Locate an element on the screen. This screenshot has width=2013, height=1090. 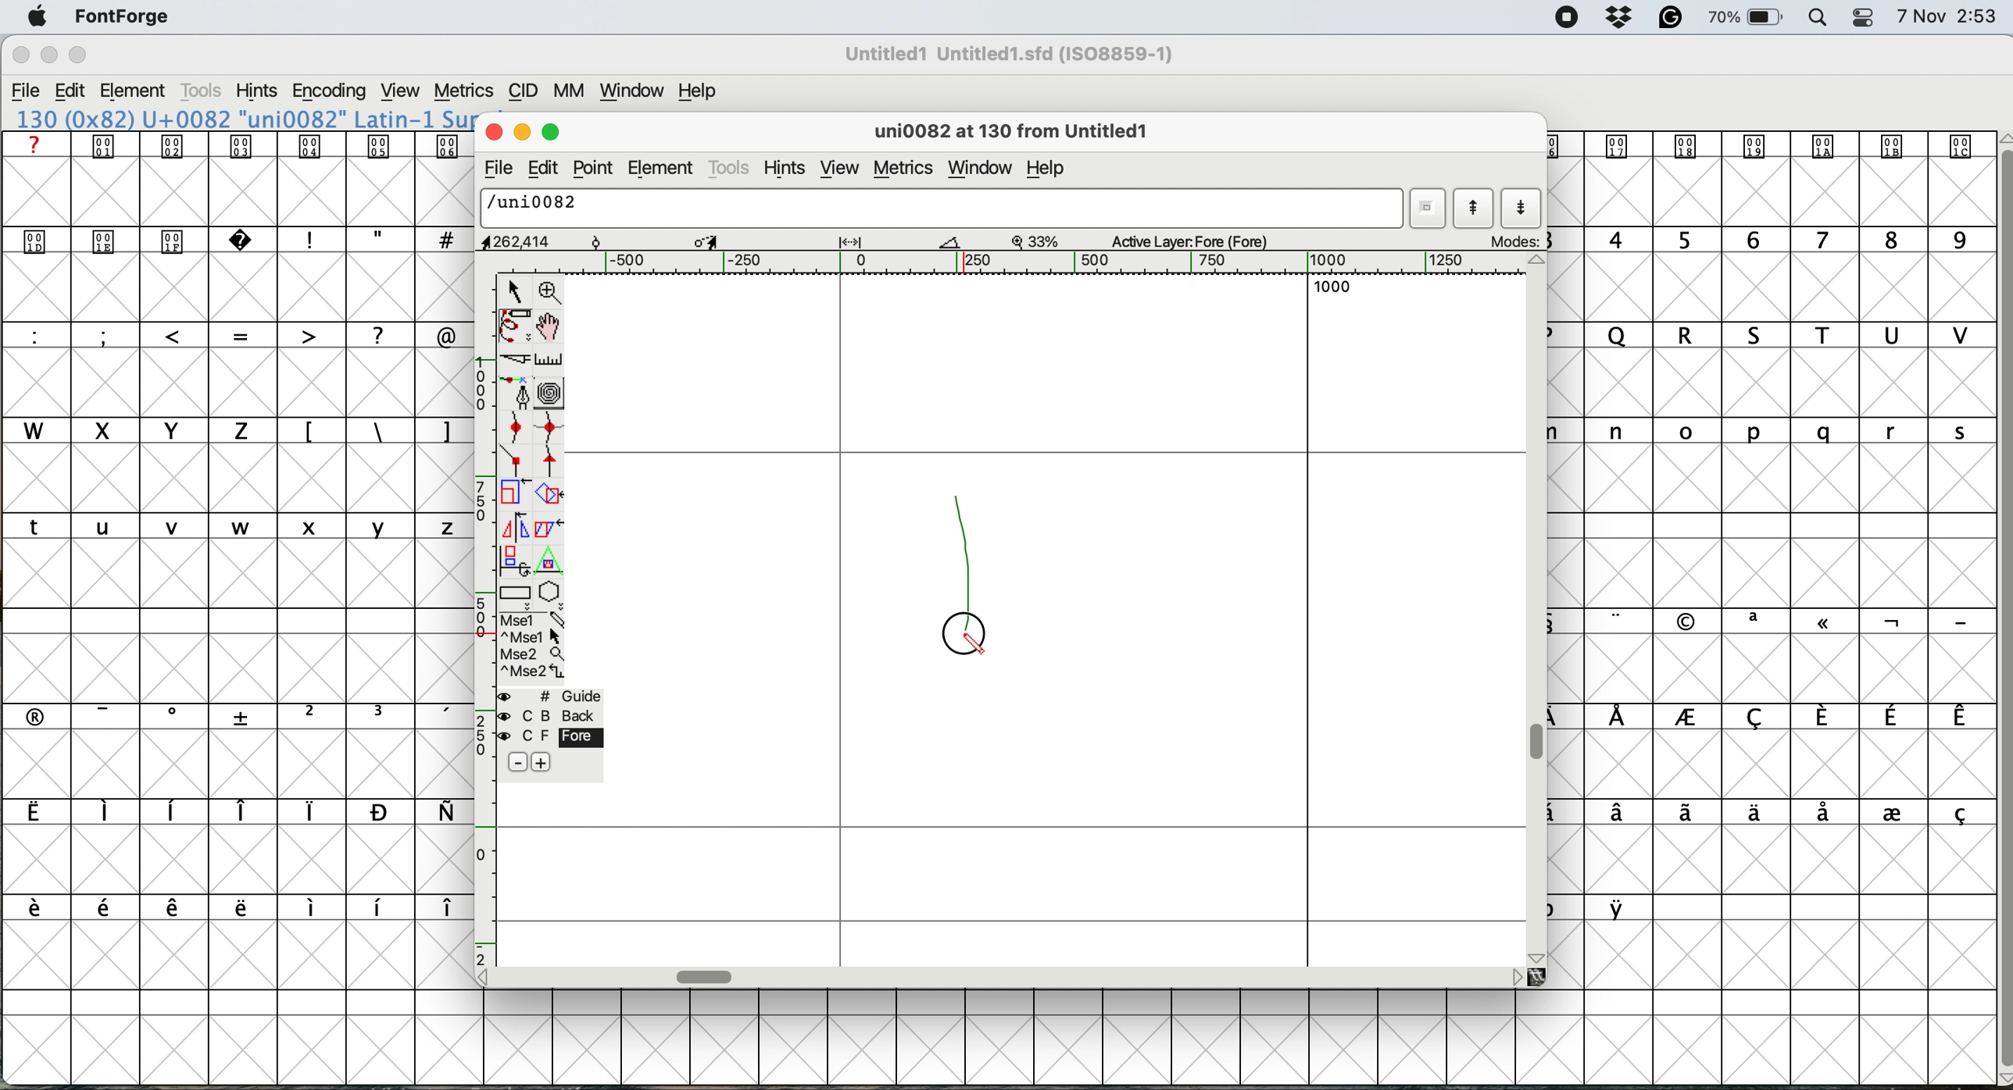
uppercase letters is located at coordinates (506, 335).